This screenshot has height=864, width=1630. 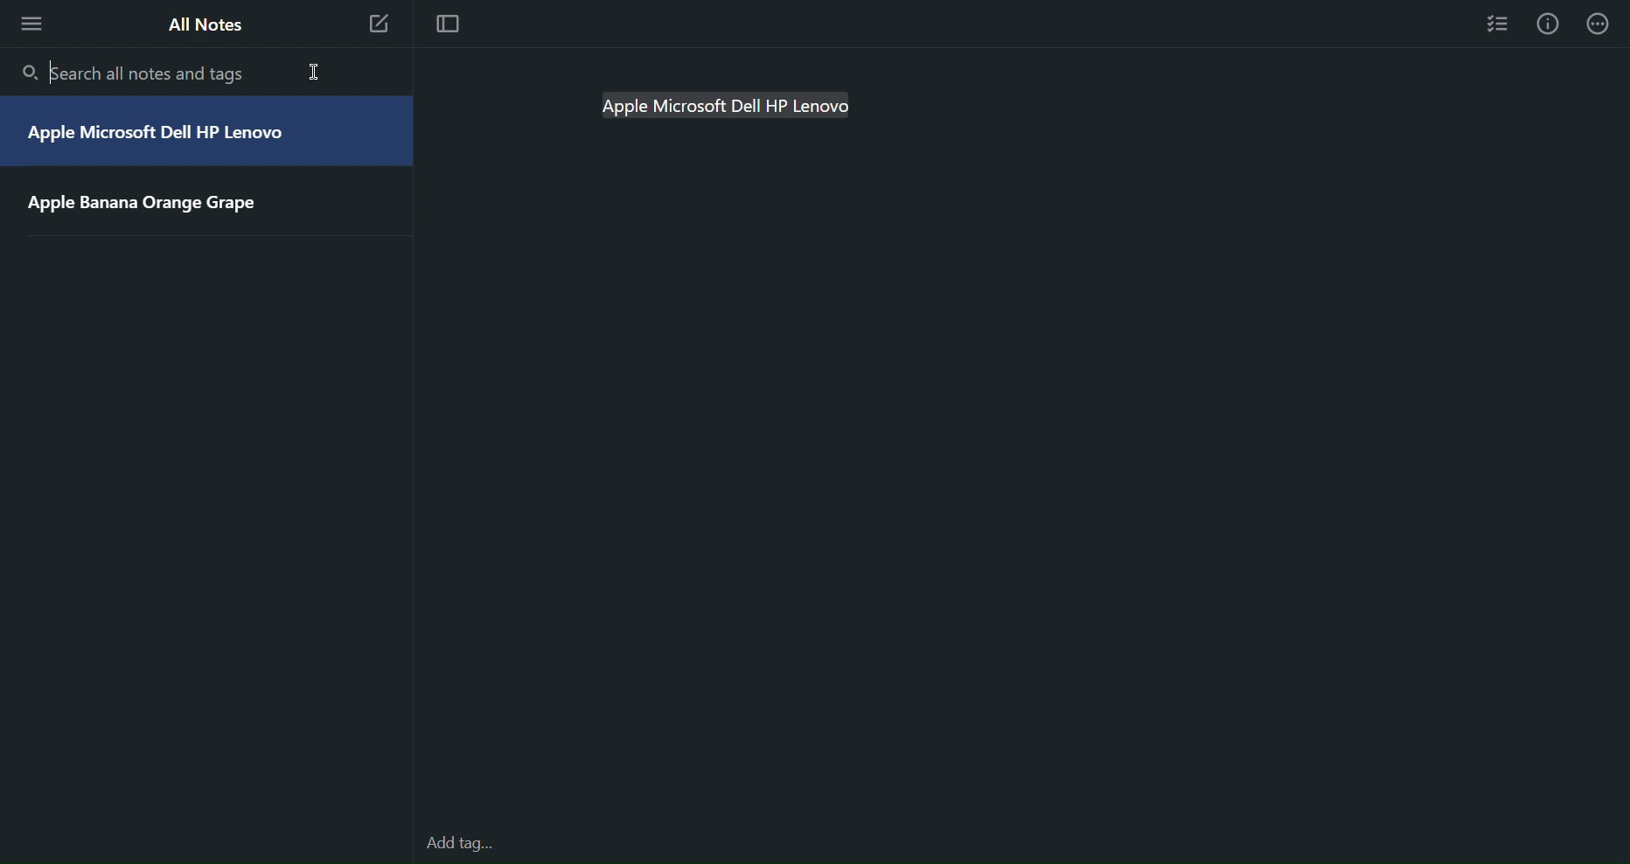 I want to click on More, so click(x=1604, y=24).